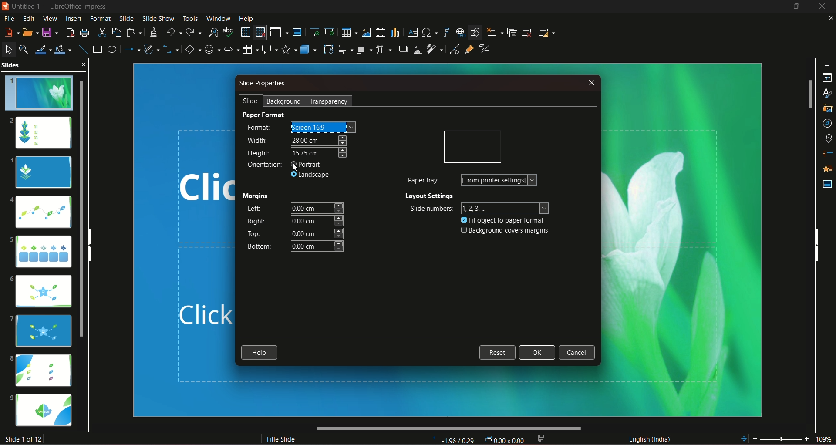 This screenshot has width=836, height=445. What do you see at coordinates (49, 19) in the screenshot?
I see `view` at bounding box center [49, 19].